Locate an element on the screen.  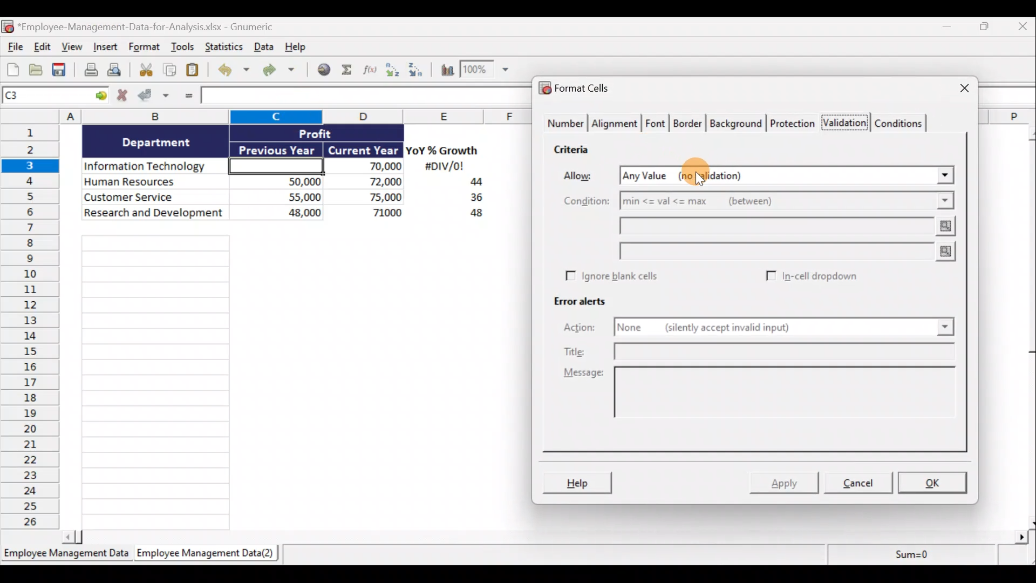
55,000 is located at coordinates (282, 196).